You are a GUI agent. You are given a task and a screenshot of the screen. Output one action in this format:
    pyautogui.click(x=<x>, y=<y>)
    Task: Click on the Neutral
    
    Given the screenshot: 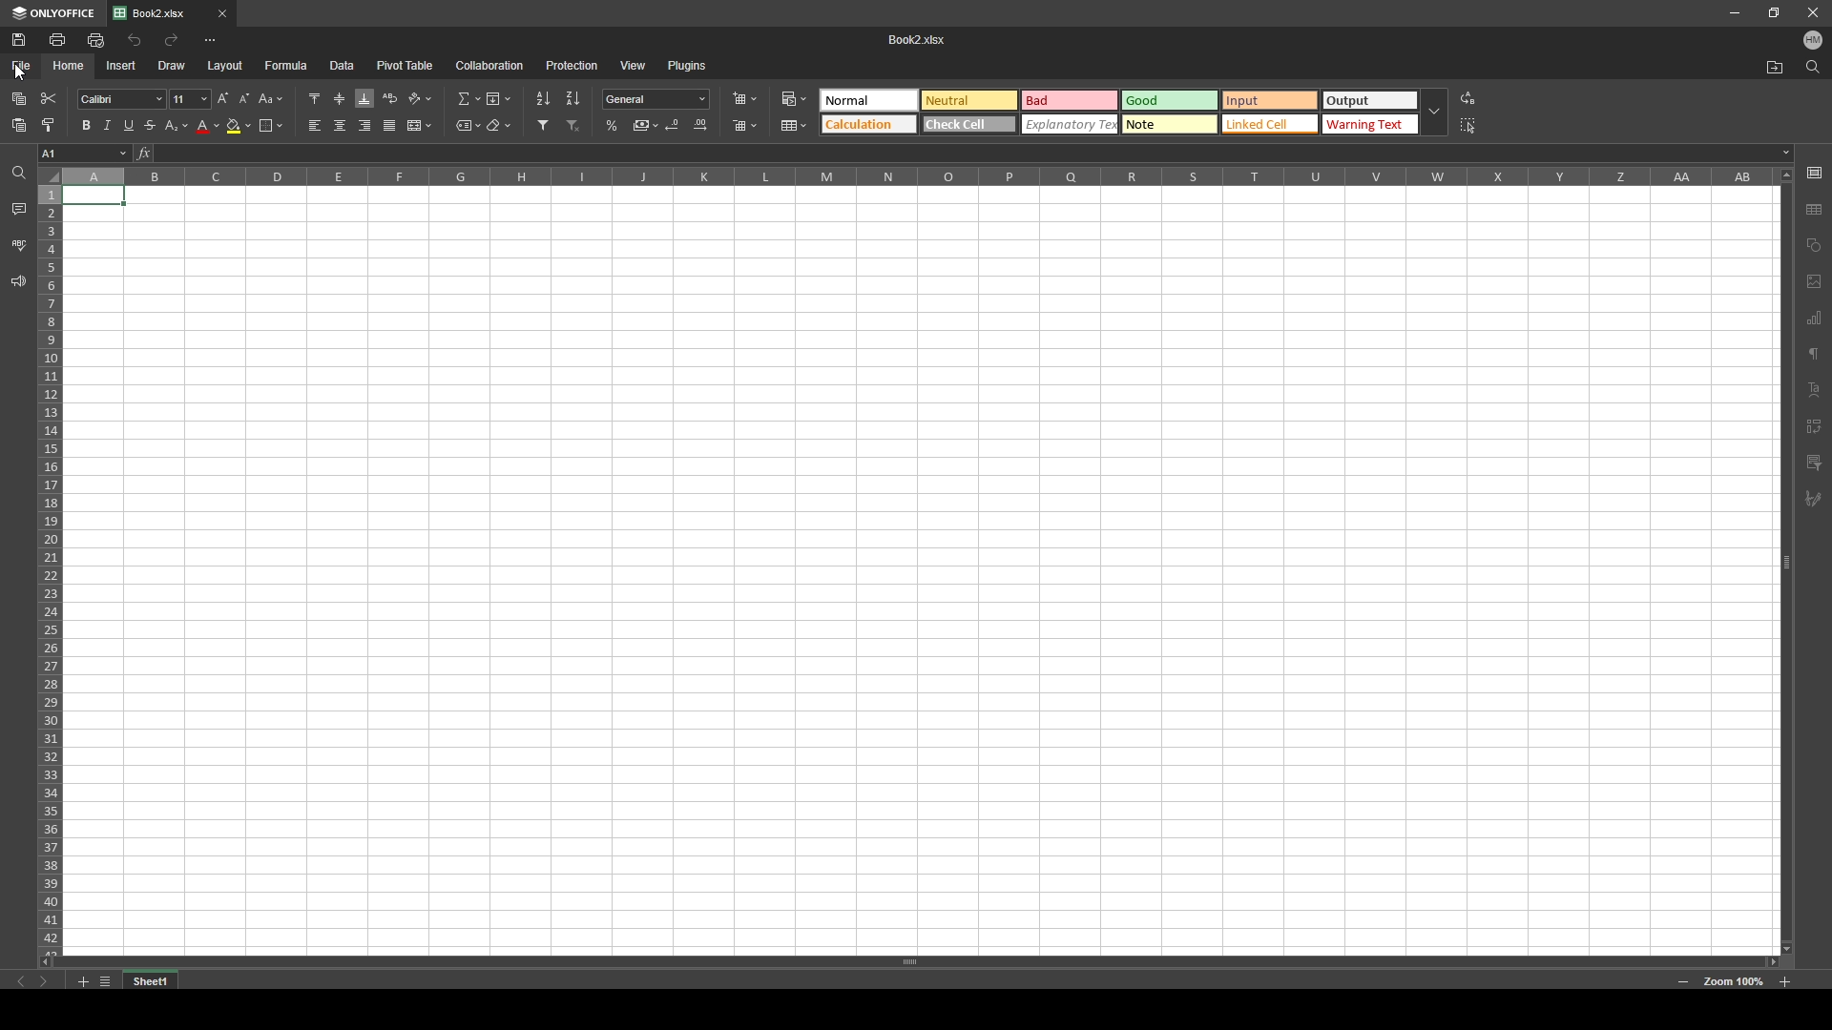 What is the action you would take?
    pyautogui.click(x=970, y=99)
    